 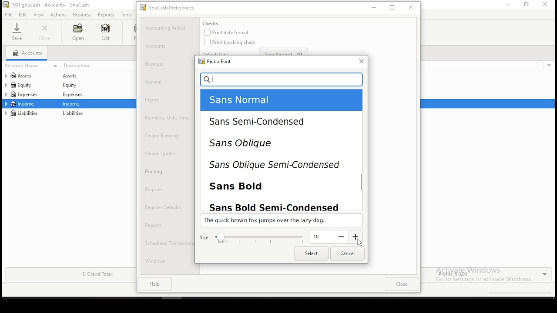 I want to click on tools, so click(x=127, y=14).